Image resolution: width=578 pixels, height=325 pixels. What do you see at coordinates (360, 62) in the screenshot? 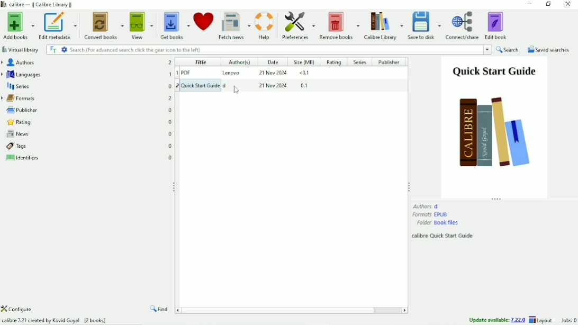
I see `Series` at bounding box center [360, 62].